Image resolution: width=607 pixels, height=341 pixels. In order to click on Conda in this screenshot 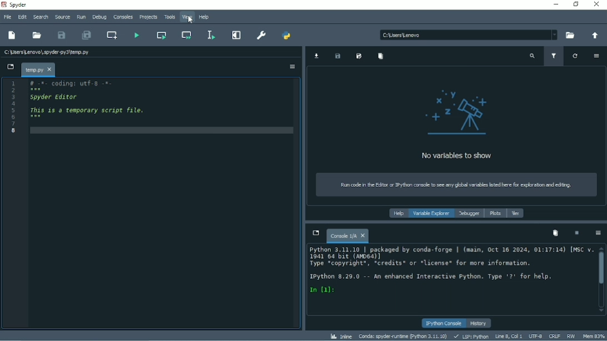, I will do `click(403, 336)`.